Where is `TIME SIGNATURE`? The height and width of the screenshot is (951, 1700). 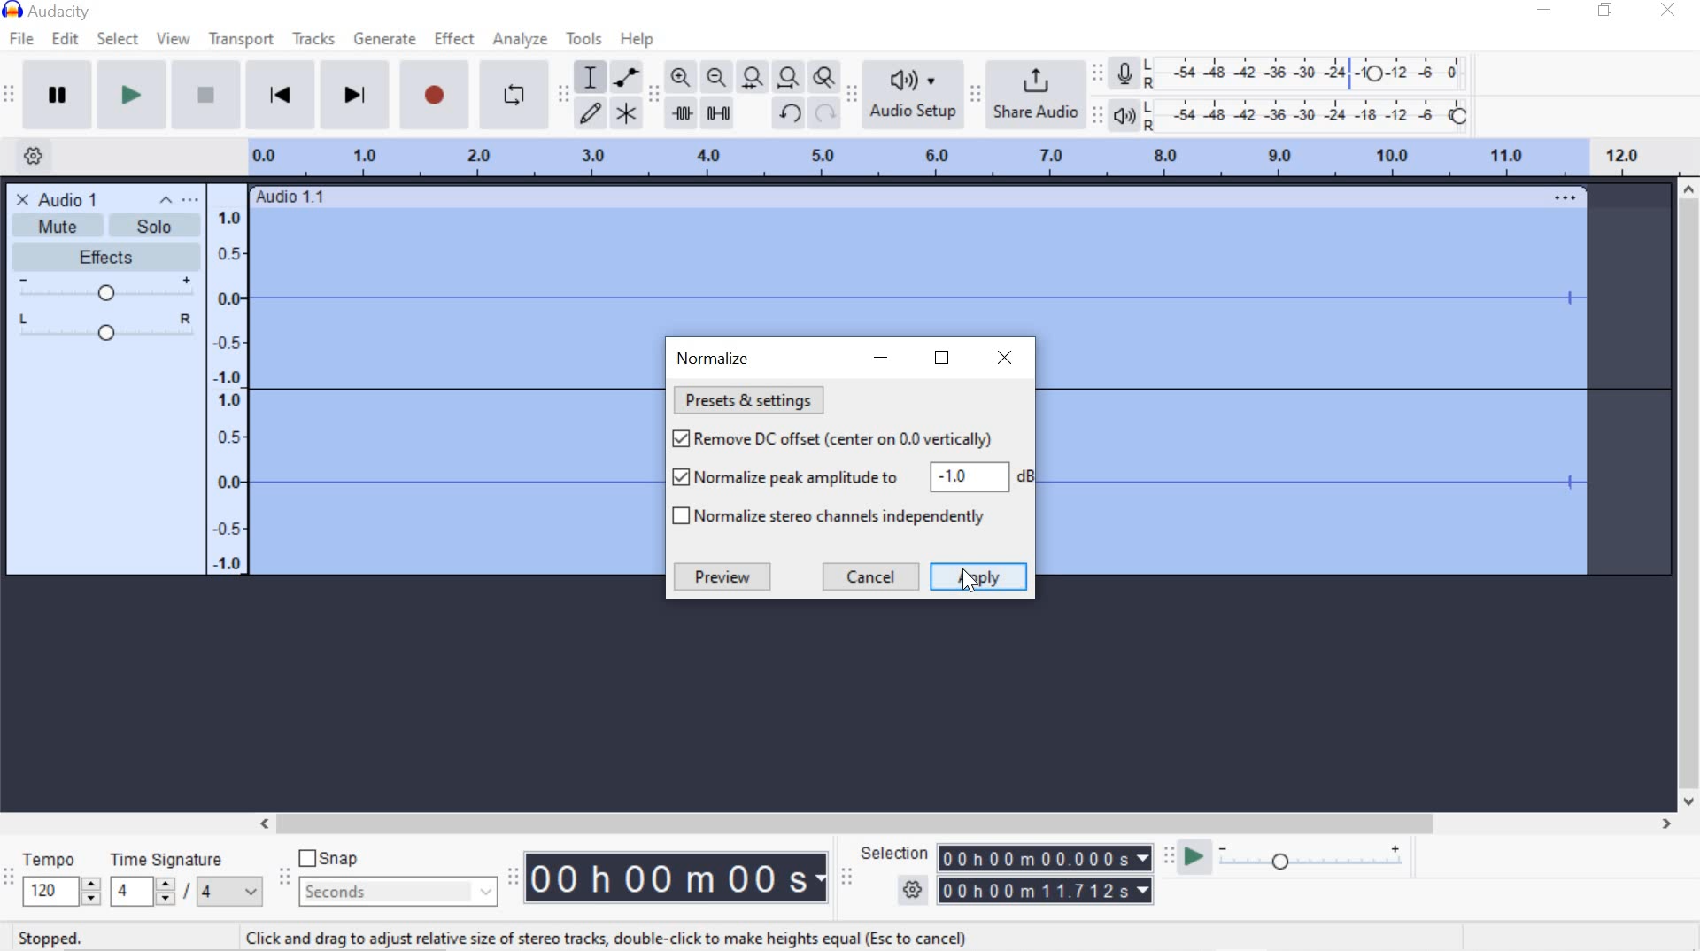
TIME SIGNATURE is located at coordinates (185, 879).